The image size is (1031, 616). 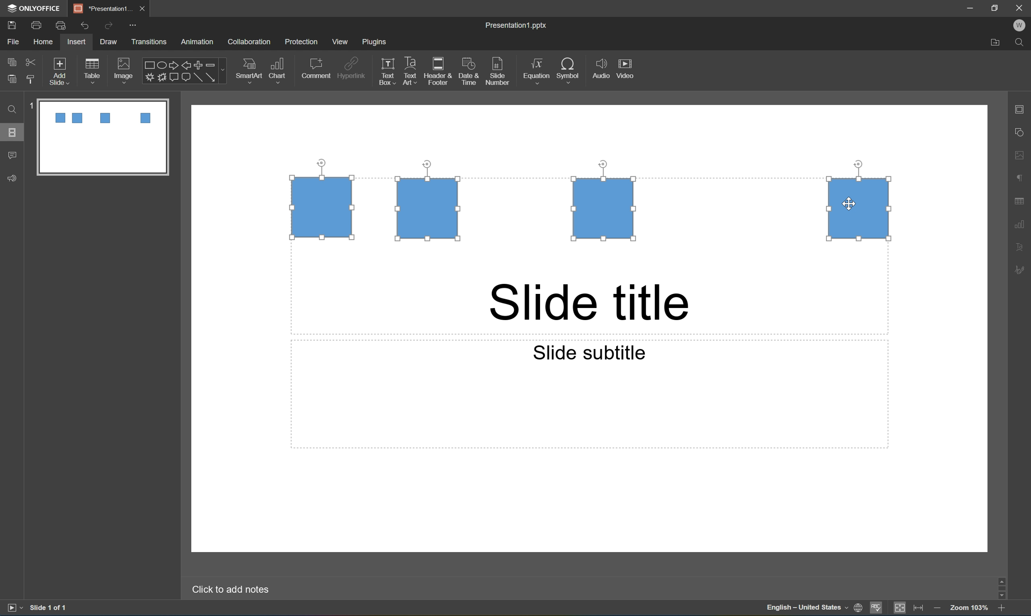 I want to click on symbol, so click(x=568, y=69).